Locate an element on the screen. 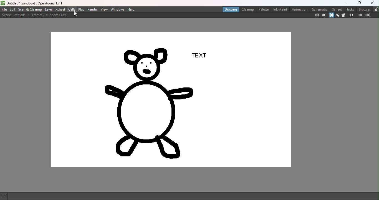 The image size is (379, 200). browser is located at coordinates (363, 9).